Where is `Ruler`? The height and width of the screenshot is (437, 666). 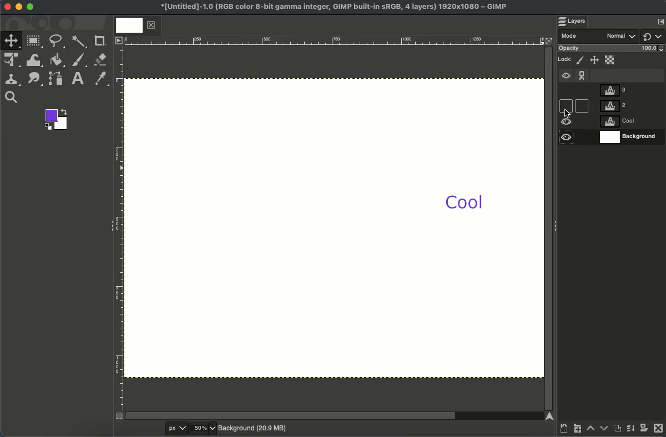 Ruler is located at coordinates (119, 228).